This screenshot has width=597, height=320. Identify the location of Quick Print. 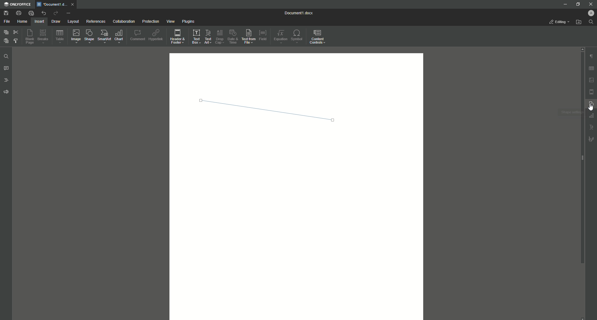
(31, 13).